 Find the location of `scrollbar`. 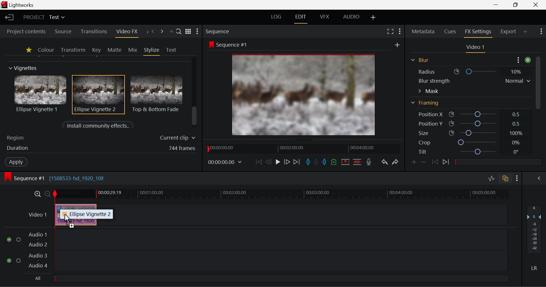

scrollbar is located at coordinates (195, 116).